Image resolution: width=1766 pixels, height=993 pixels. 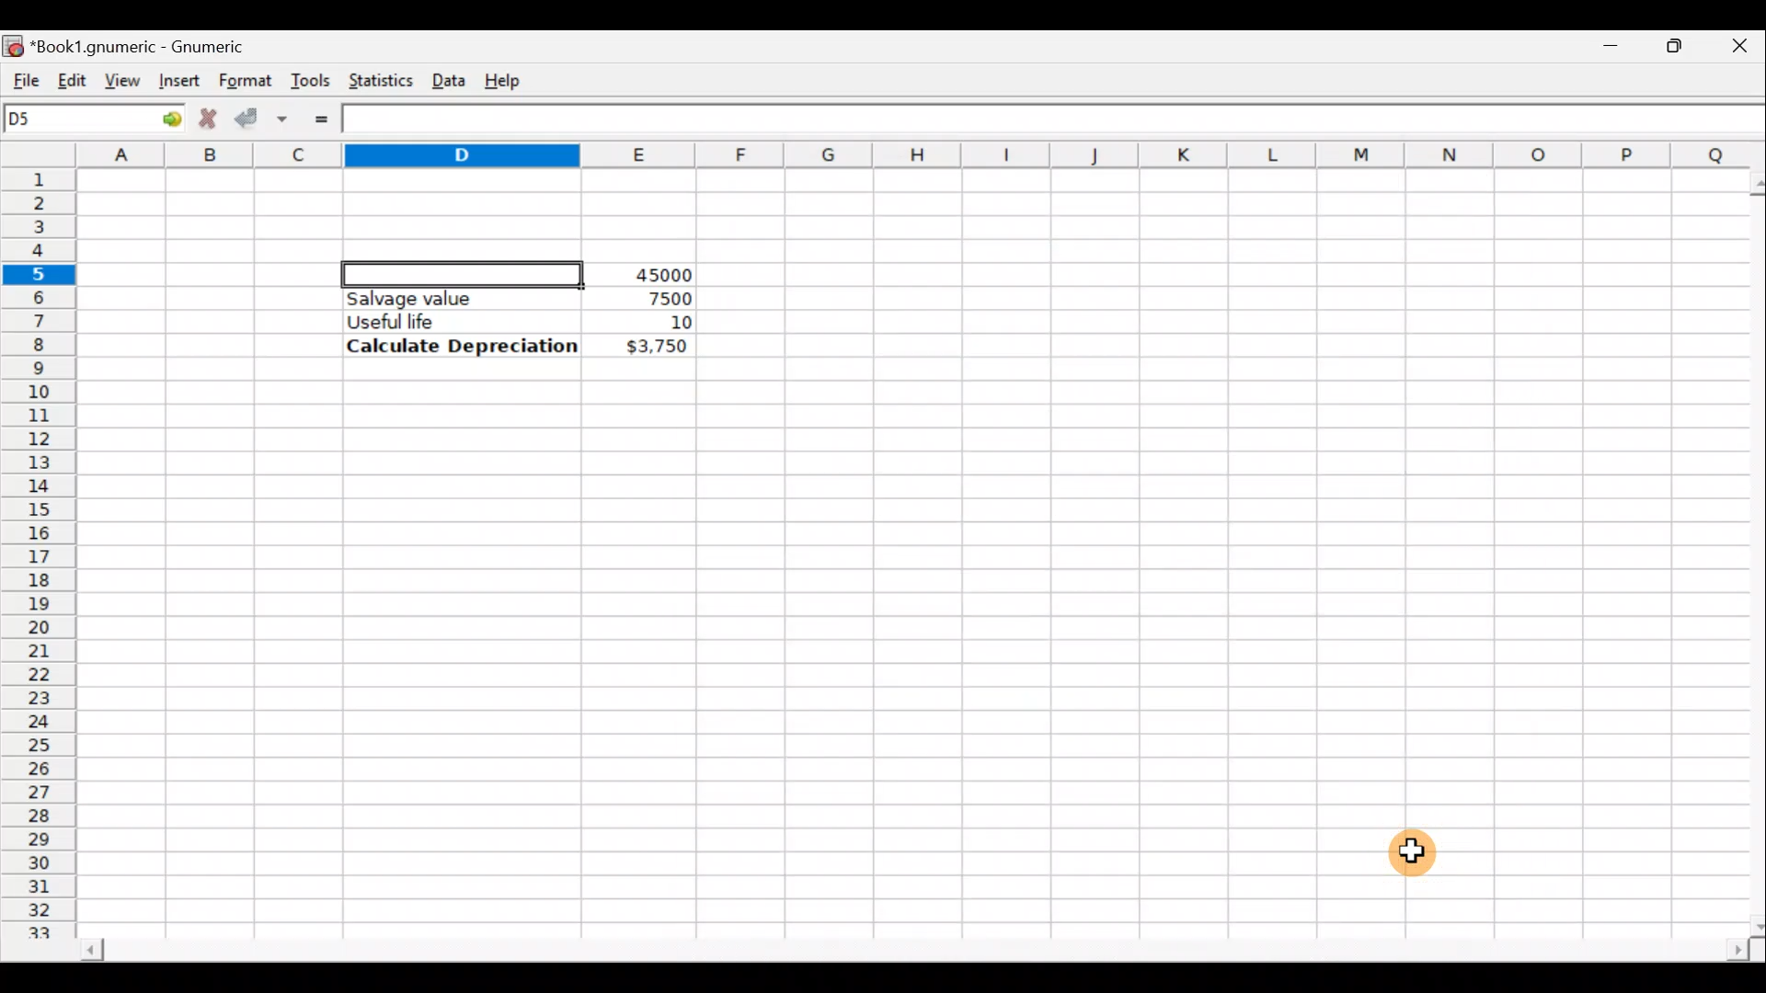 What do you see at coordinates (13, 44) in the screenshot?
I see `Gnumeric logo` at bounding box center [13, 44].